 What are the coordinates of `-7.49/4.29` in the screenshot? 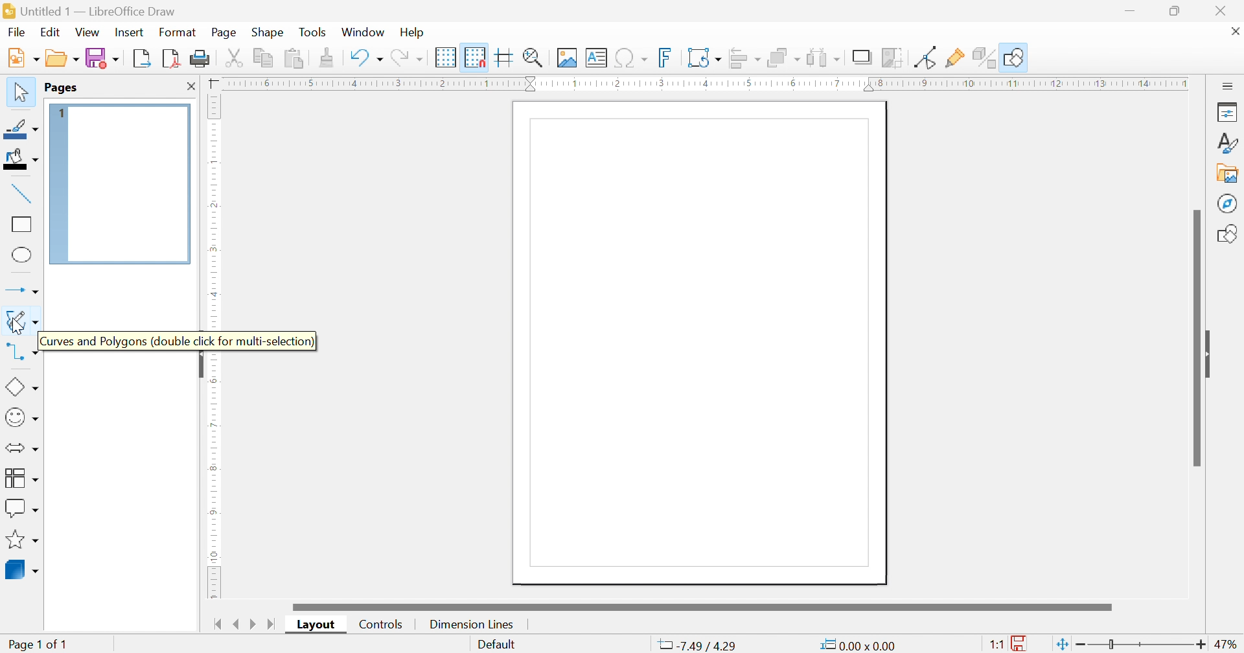 It's located at (696, 646).